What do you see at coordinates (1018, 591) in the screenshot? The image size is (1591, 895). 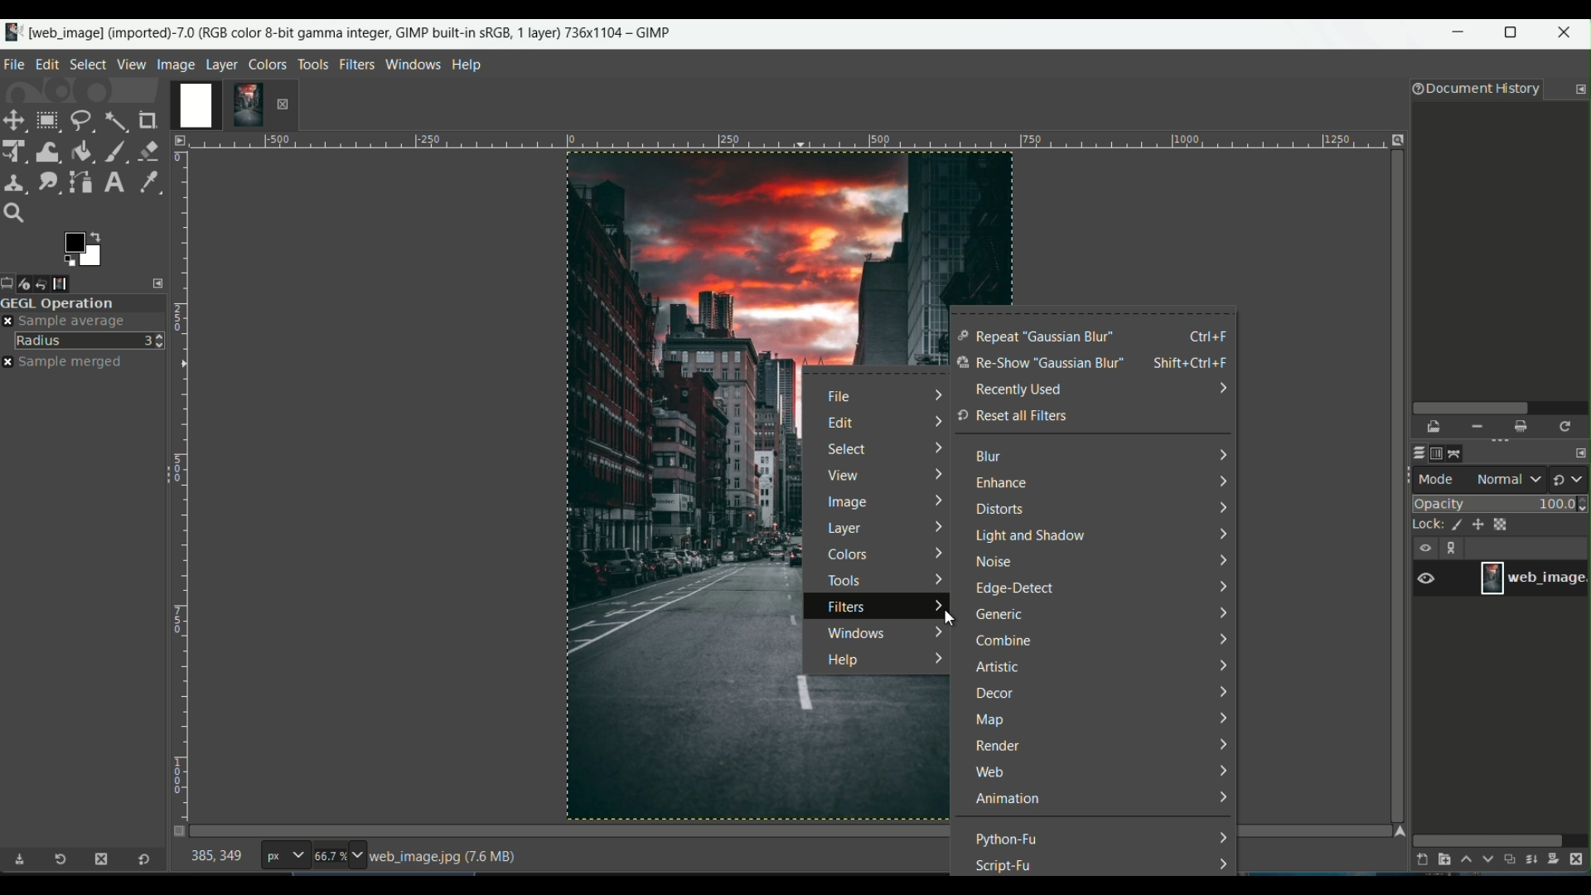 I see `edge detect` at bounding box center [1018, 591].